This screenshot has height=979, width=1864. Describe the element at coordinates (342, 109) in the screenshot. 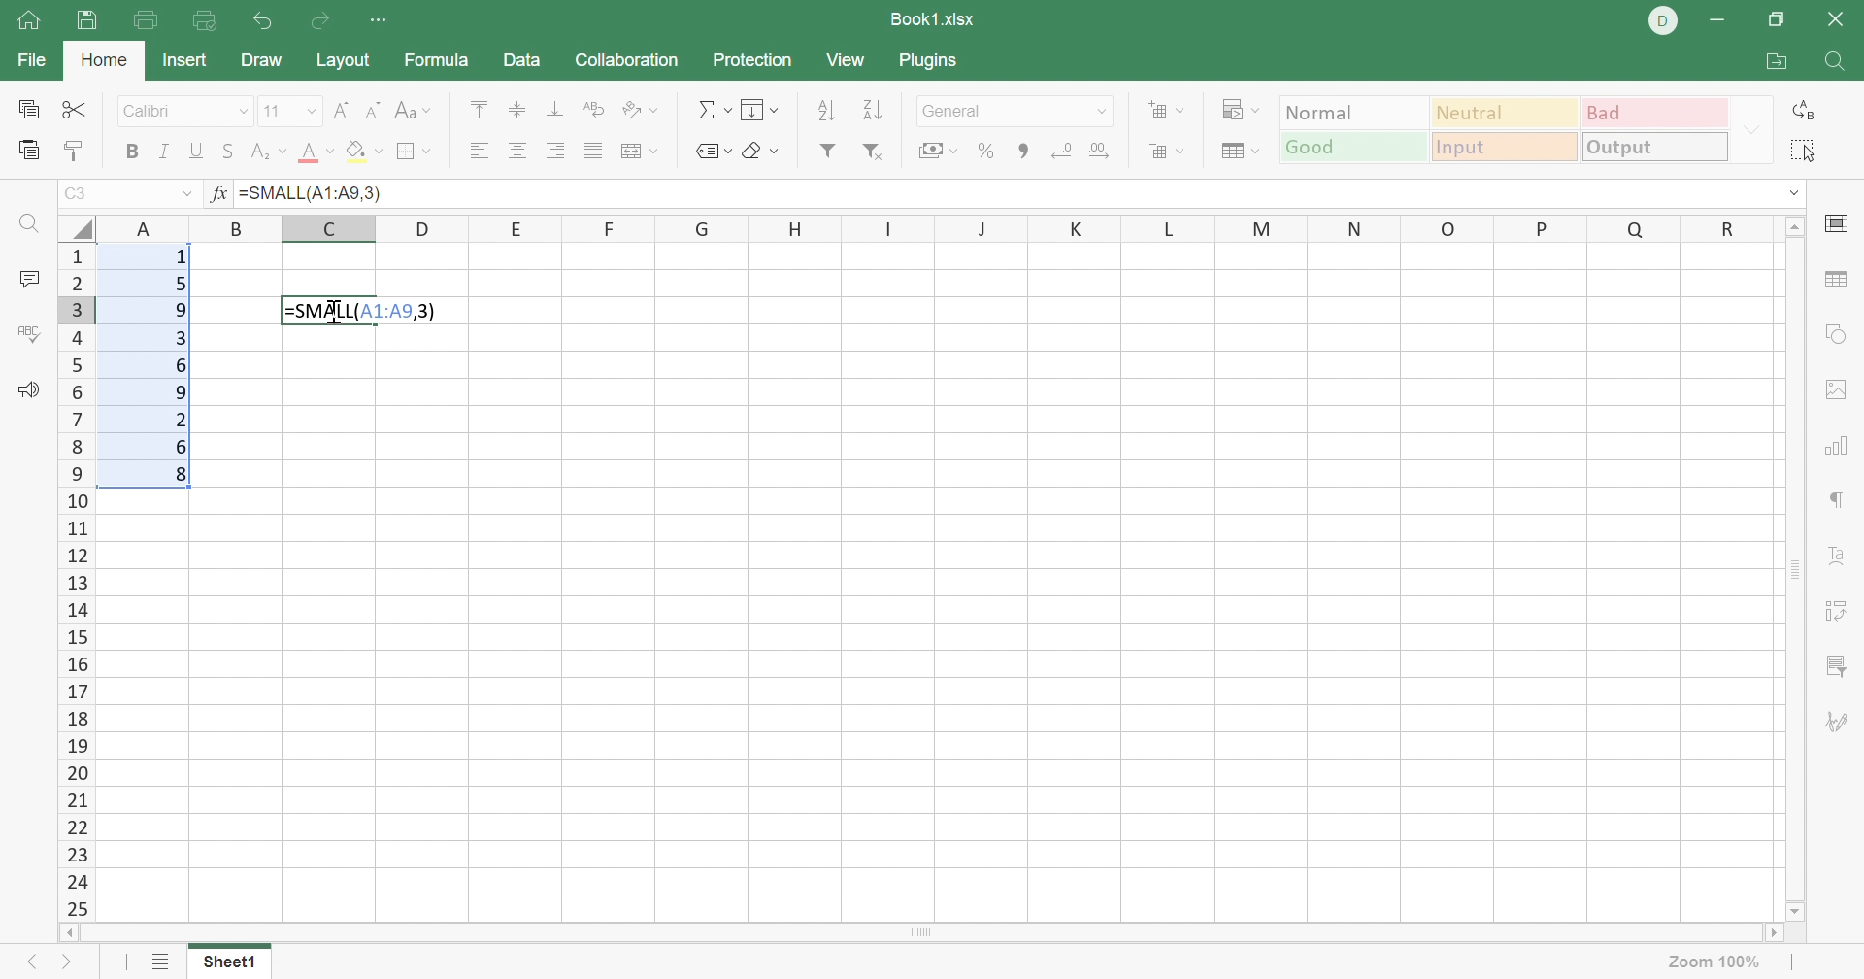

I see `Increment font size` at that location.